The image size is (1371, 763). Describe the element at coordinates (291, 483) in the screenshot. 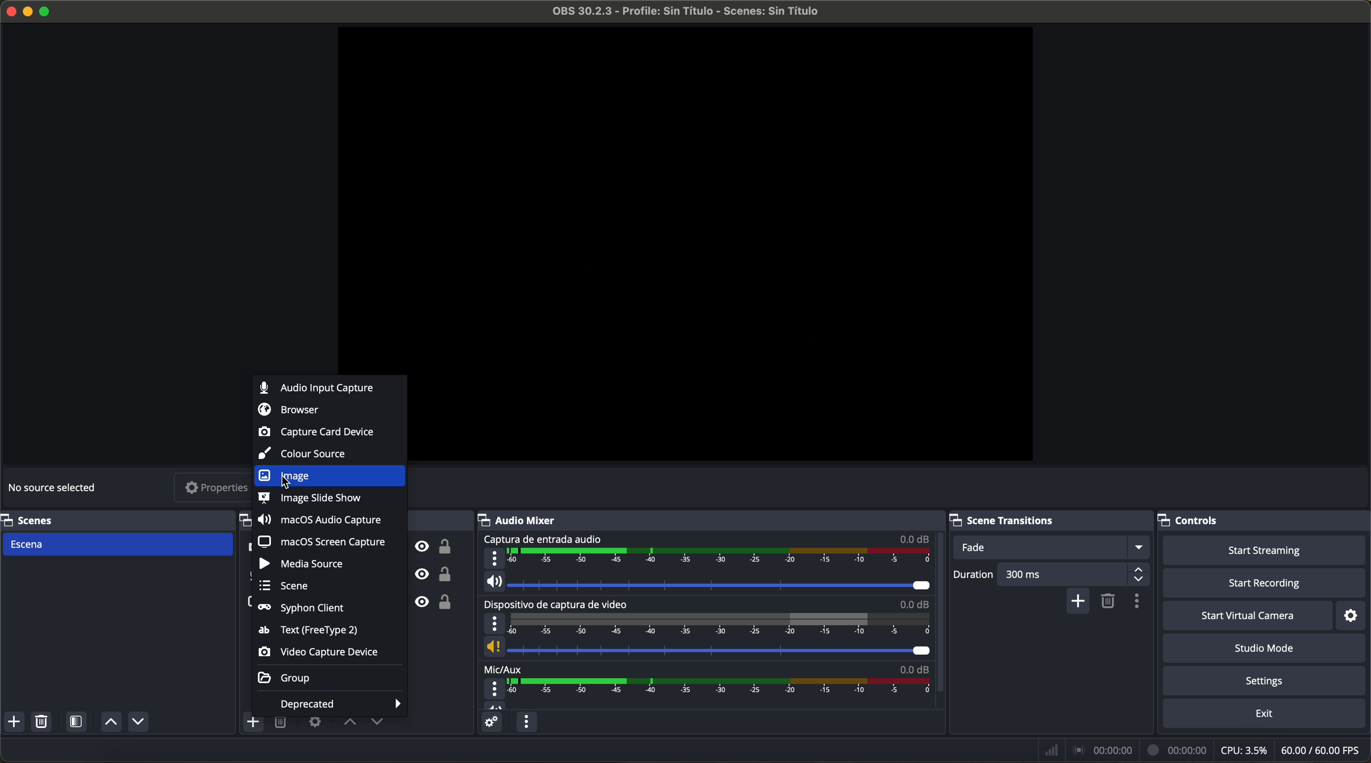

I see `cursor` at that location.